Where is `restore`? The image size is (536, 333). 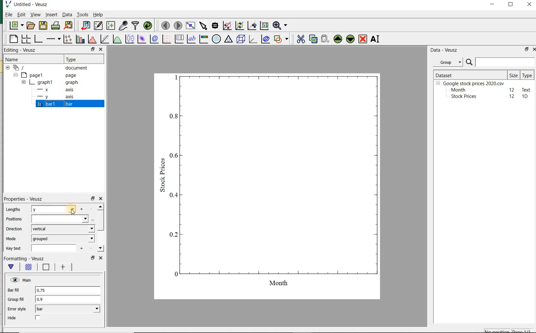
restore is located at coordinates (525, 50).